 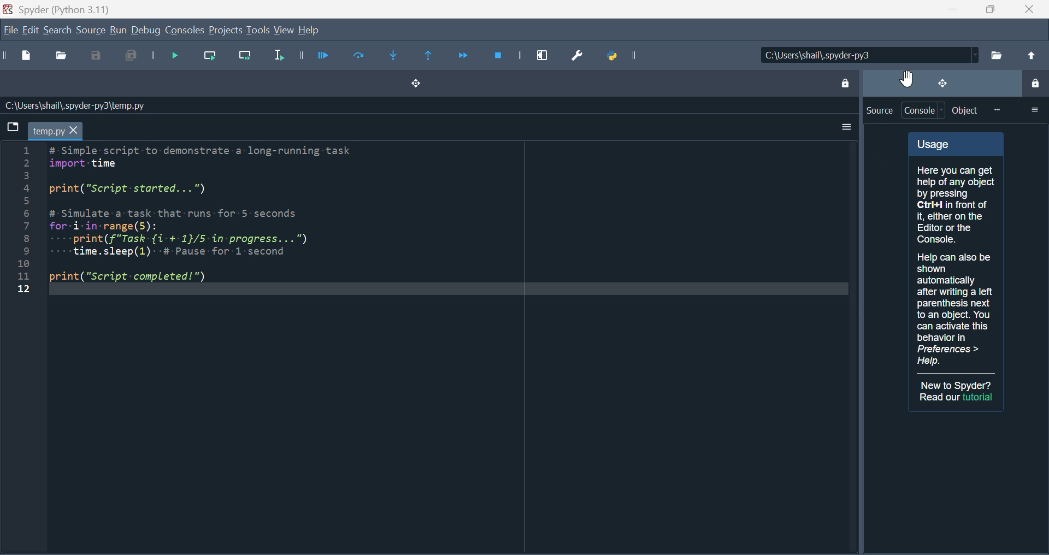 What do you see at coordinates (29, 31) in the screenshot?
I see `Edit` at bounding box center [29, 31].